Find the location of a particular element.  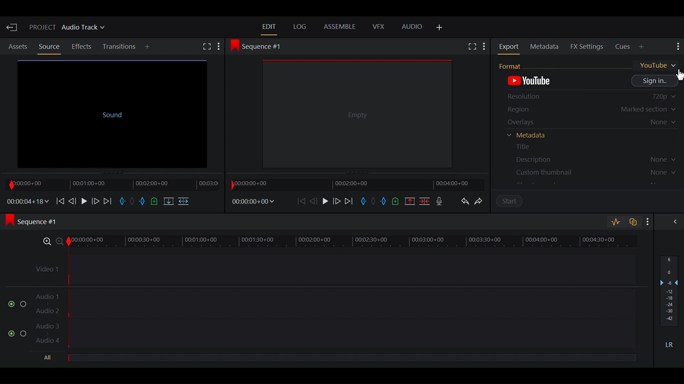

Metadata is located at coordinates (546, 47).